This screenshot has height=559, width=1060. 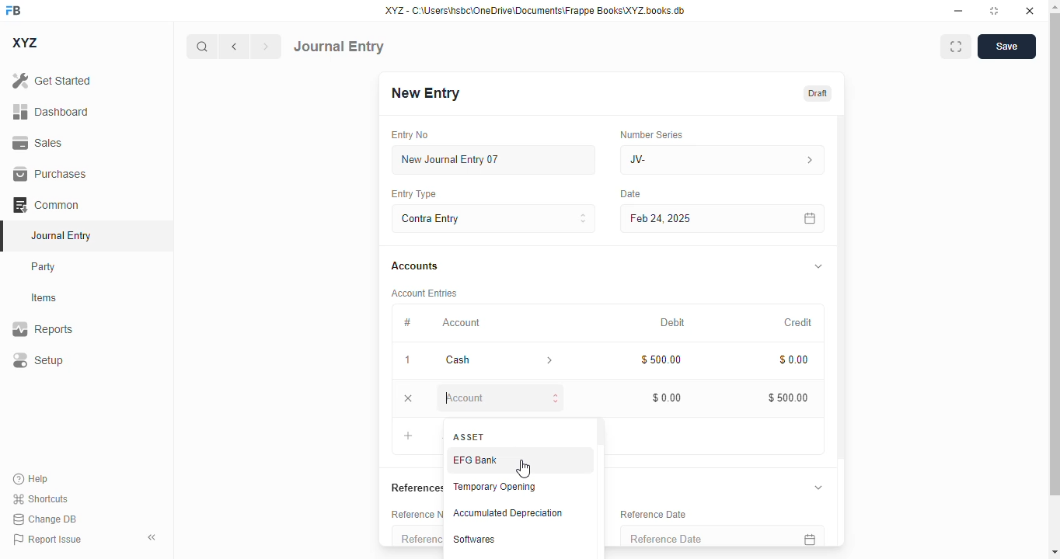 What do you see at coordinates (663, 360) in the screenshot?
I see `$500.00 ` at bounding box center [663, 360].